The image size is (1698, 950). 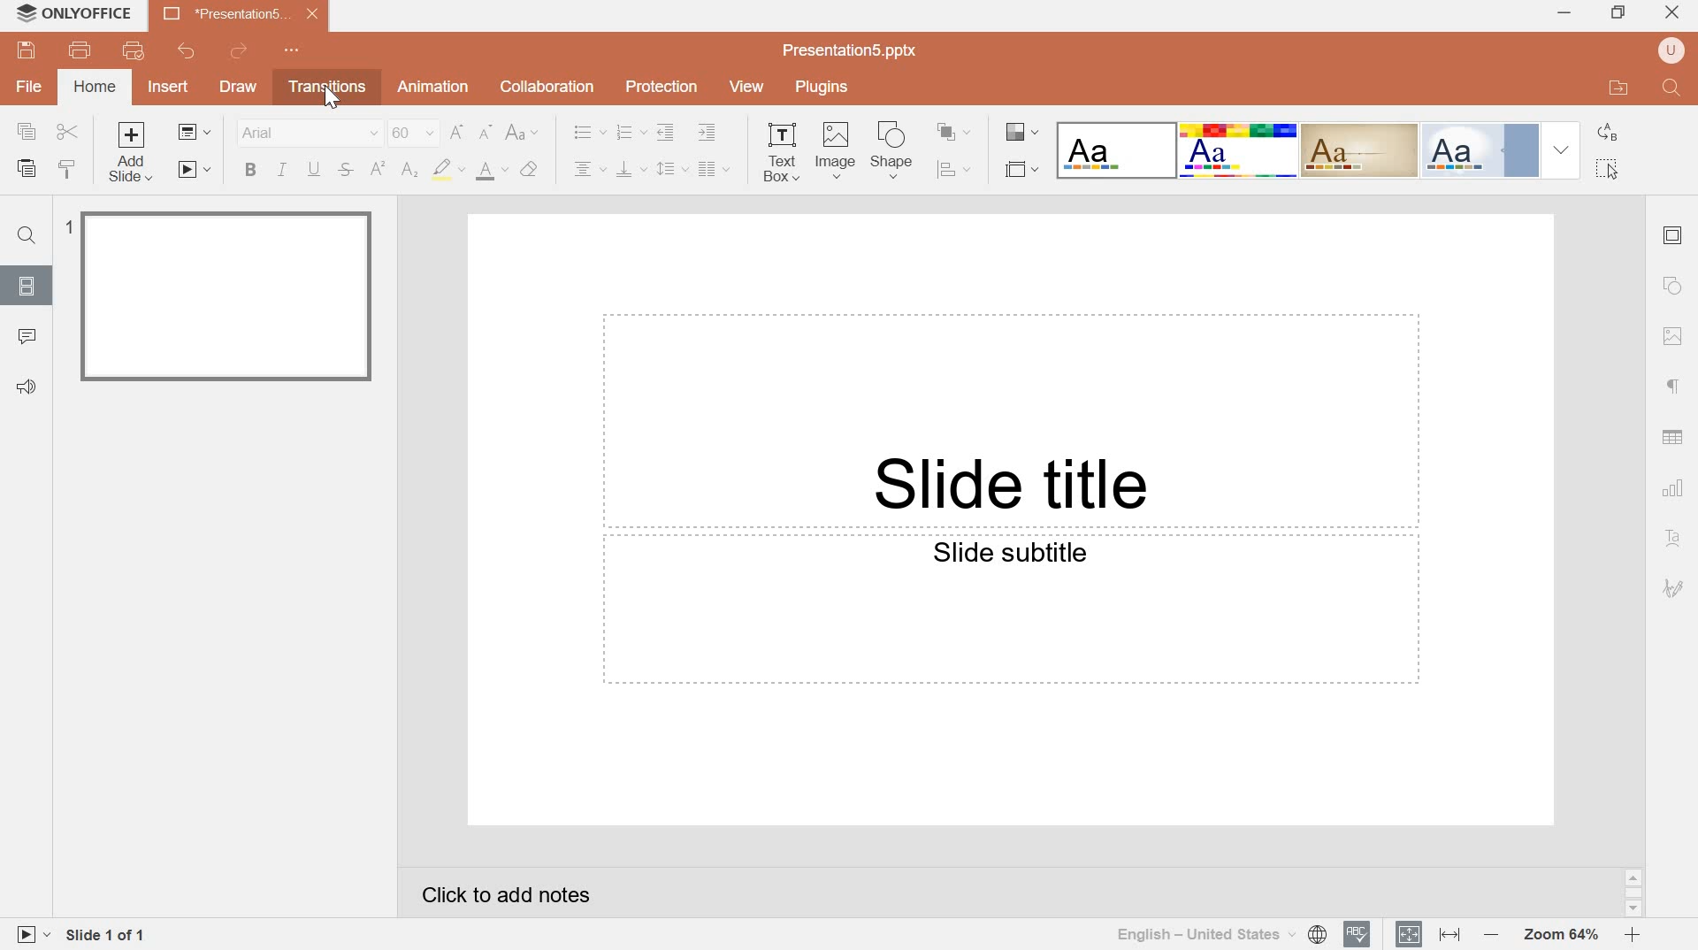 I want to click on change case, so click(x=523, y=132).